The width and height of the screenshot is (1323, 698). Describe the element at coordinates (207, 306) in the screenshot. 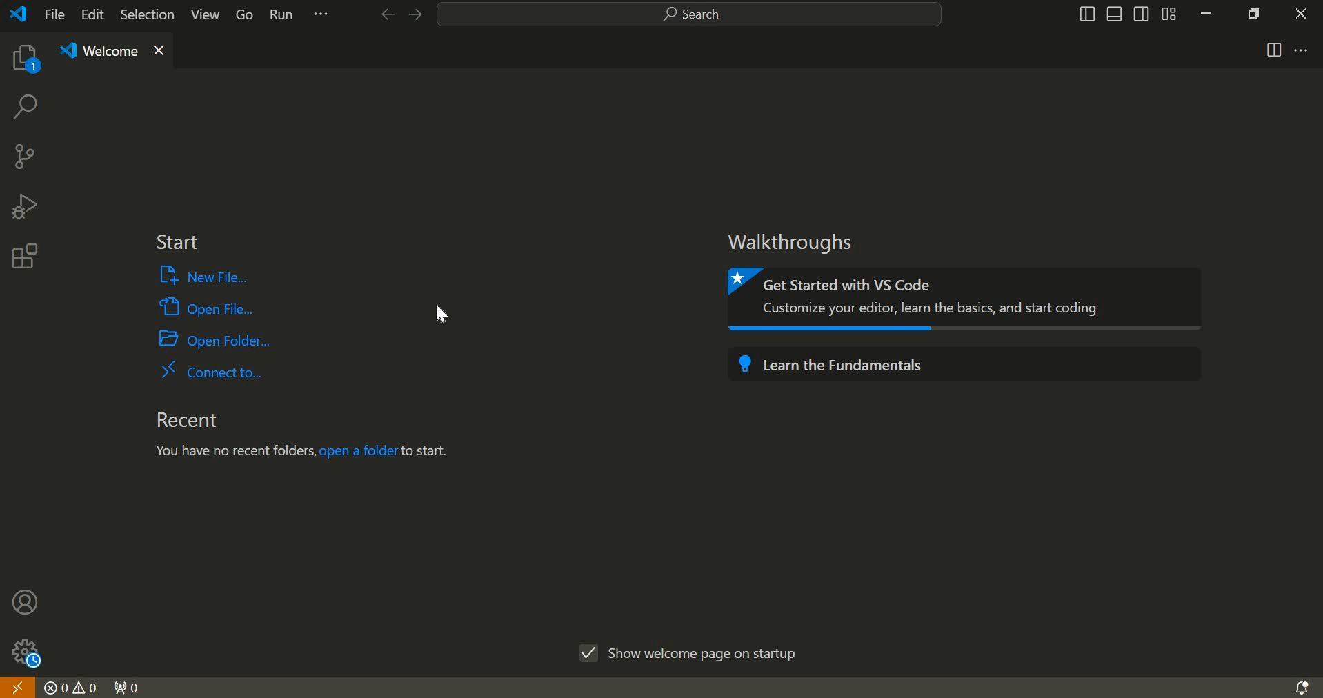

I see `open file` at that location.